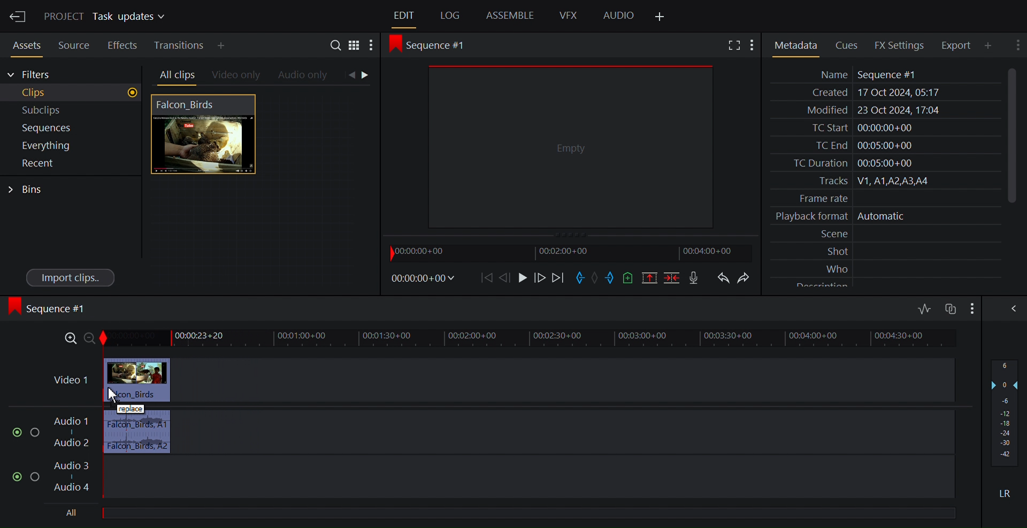 The width and height of the screenshot is (1027, 528). Describe the element at coordinates (91, 338) in the screenshot. I see `zoom out` at that location.